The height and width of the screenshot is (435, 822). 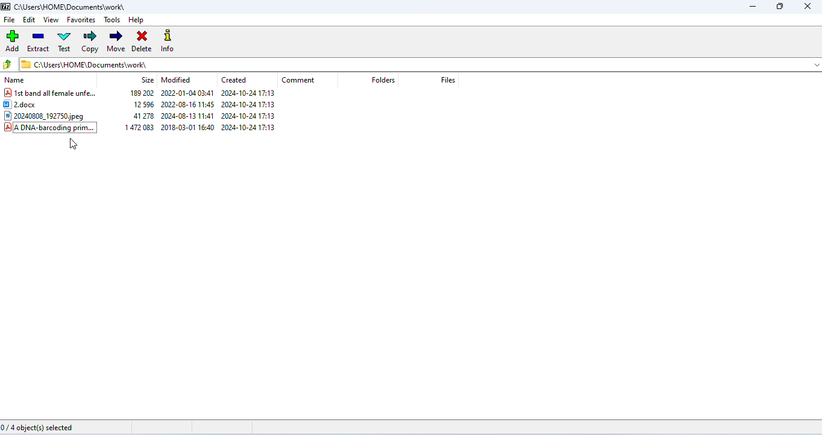 What do you see at coordinates (448, 80) in the screenshot?
I see `files` at bounding box center [448, 80].